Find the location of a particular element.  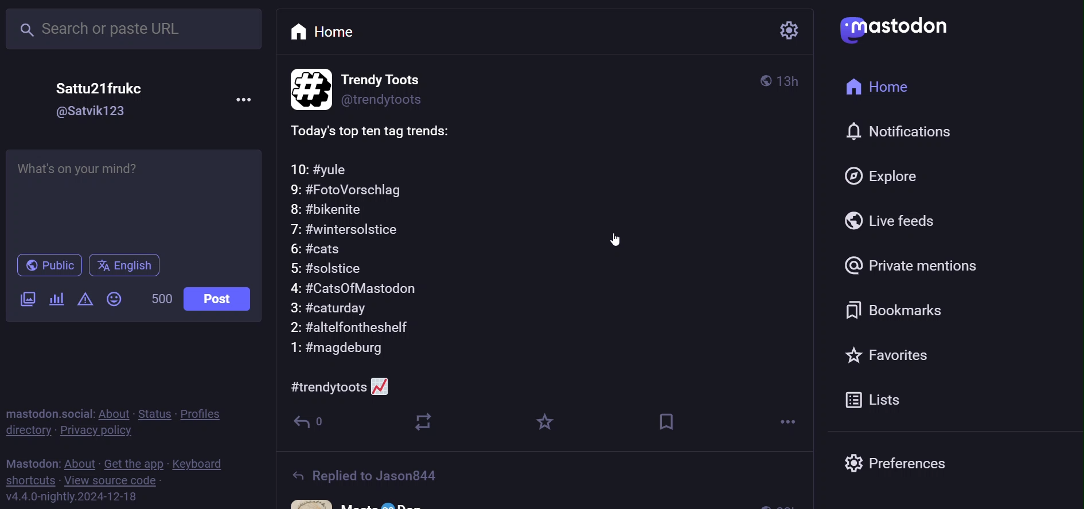

home is located at coordinates (882, 87).